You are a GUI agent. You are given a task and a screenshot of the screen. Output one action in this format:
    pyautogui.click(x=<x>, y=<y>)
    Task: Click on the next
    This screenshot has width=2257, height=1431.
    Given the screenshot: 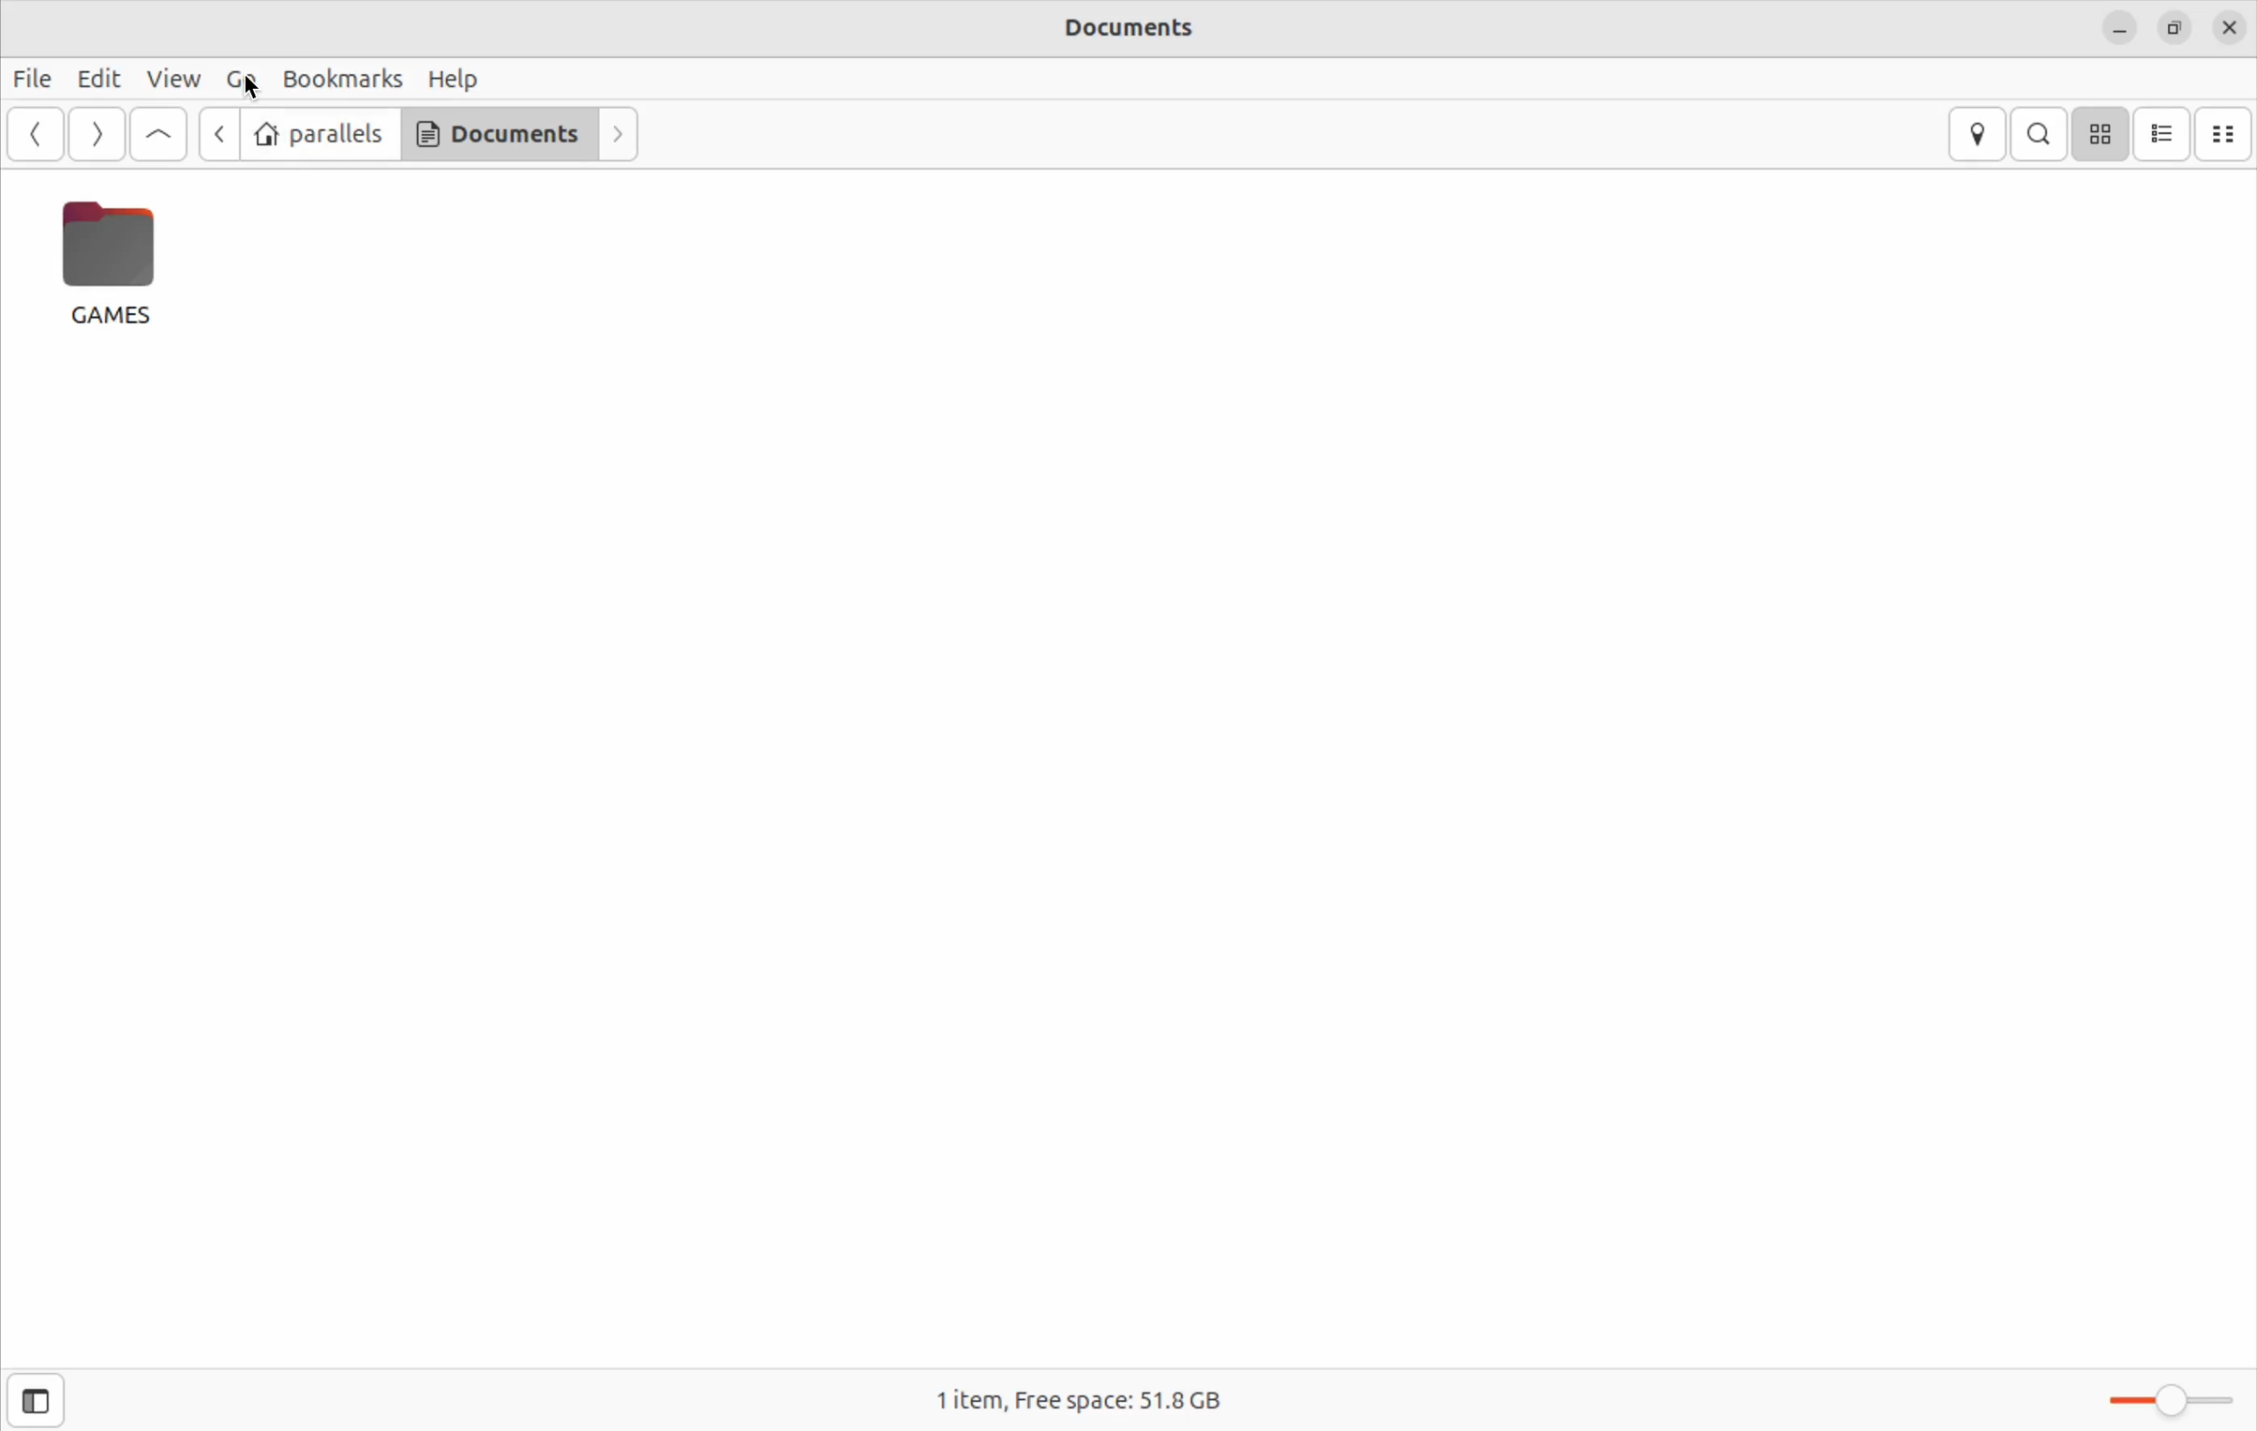 What is the action you would take?
    pyautogui.click(x=625, y=136)
    